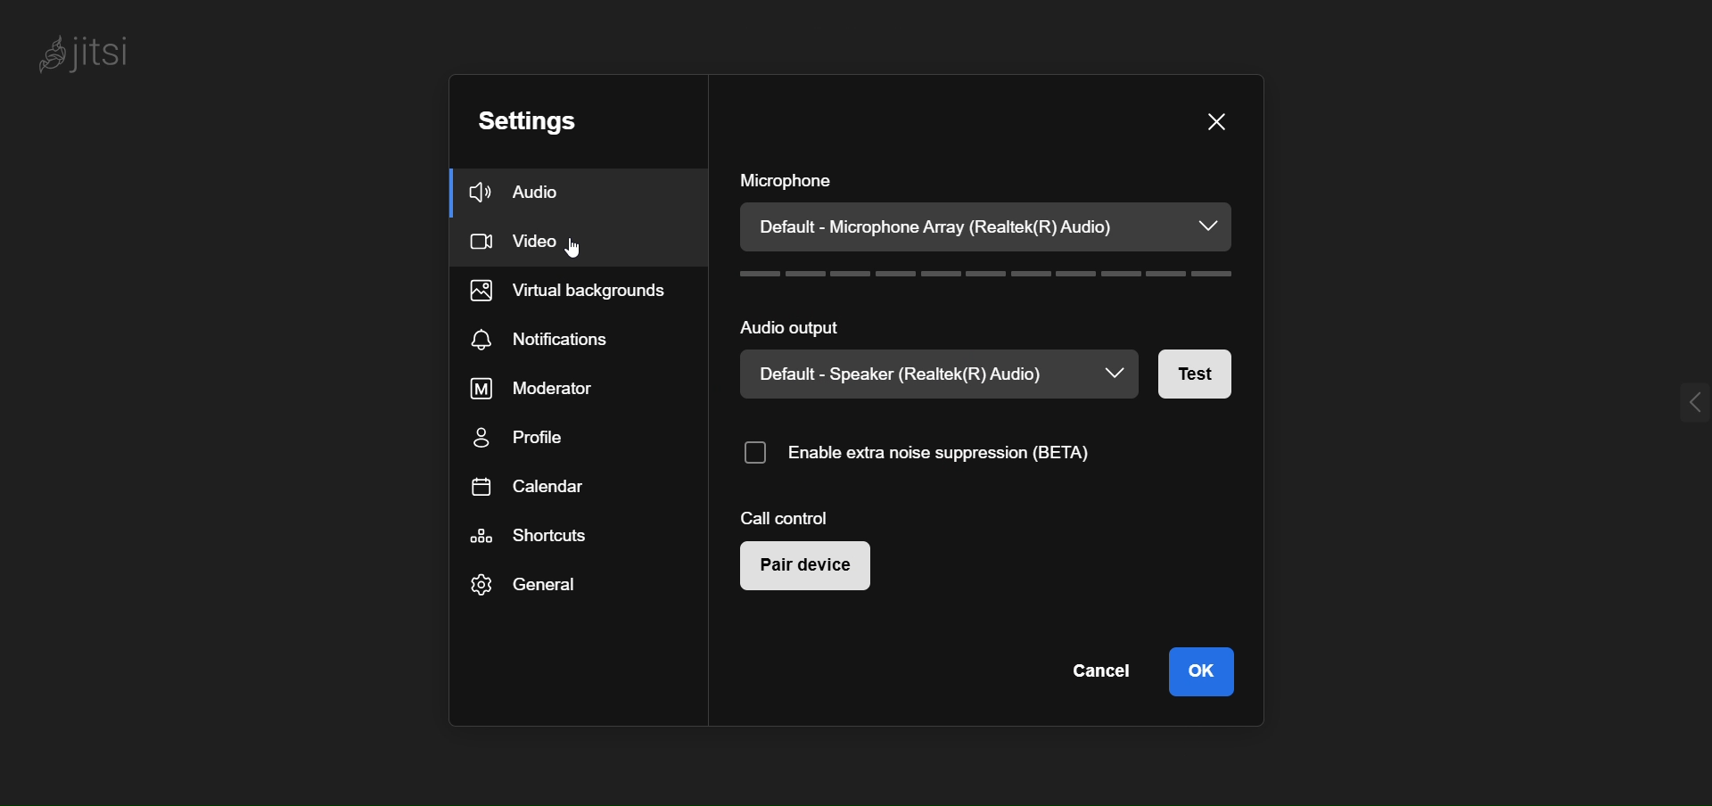 The image size is (1712, 806). I want to click on volume, so click(984, 276).